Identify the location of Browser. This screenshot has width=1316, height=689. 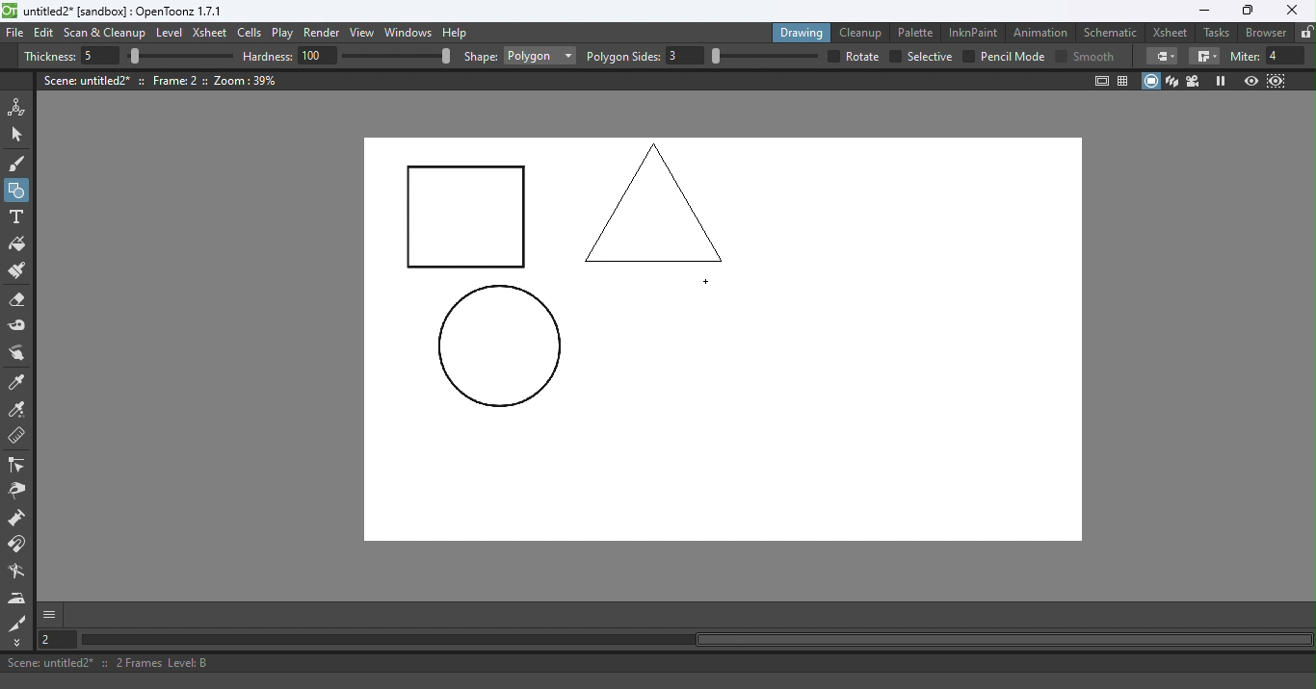
(1263, 32).